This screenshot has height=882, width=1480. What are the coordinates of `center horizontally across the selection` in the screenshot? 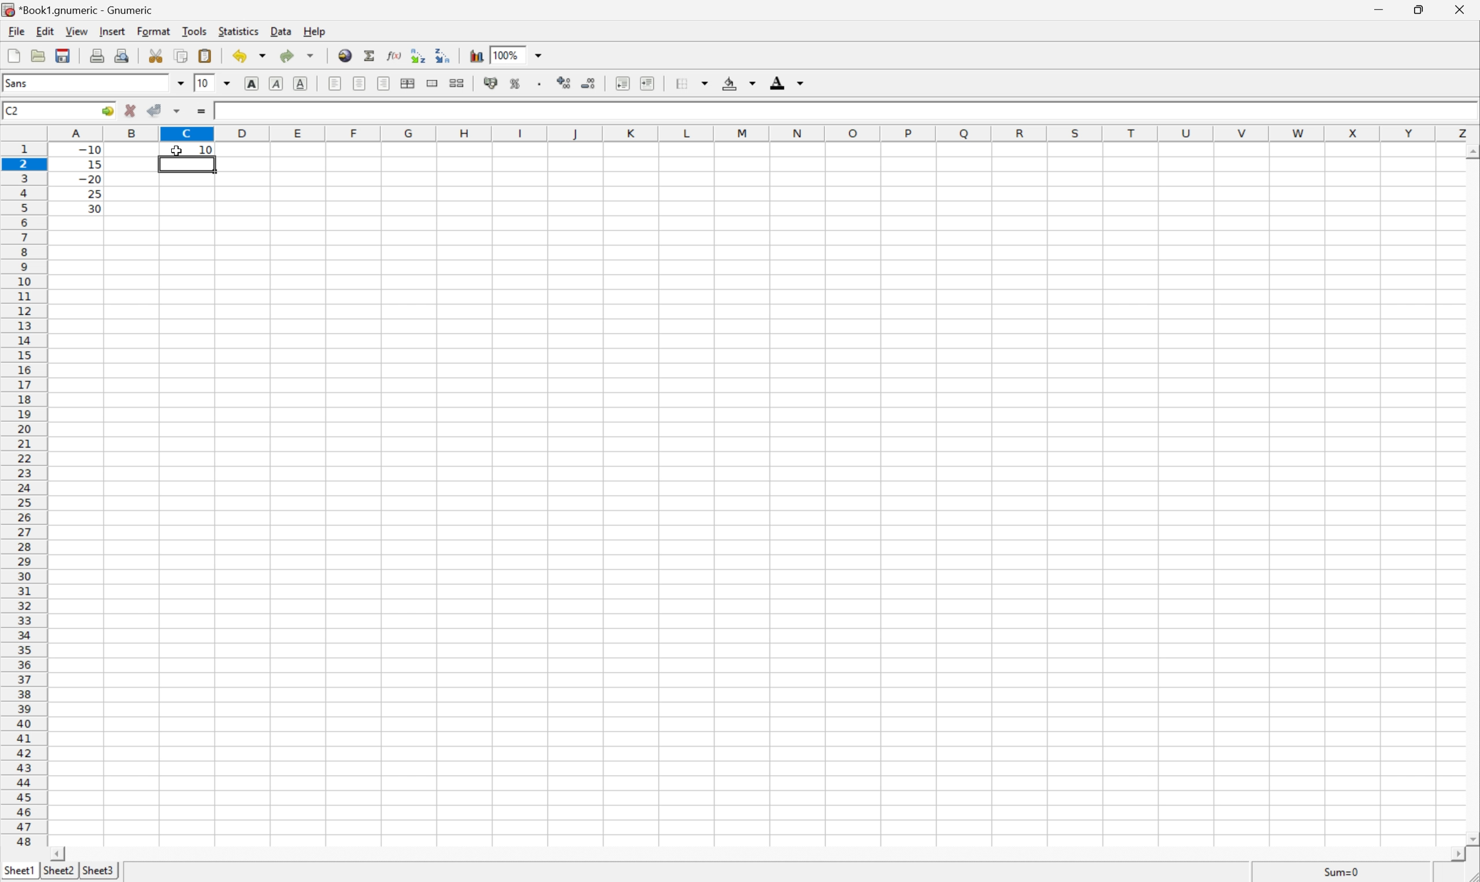 It's located at (409, 84).